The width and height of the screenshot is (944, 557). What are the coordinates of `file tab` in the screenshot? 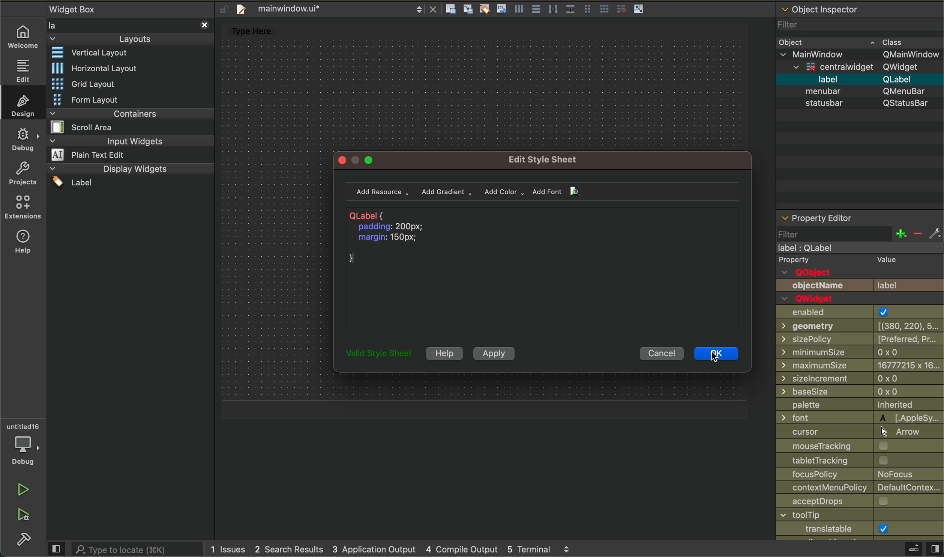 It's located at (336, 8).